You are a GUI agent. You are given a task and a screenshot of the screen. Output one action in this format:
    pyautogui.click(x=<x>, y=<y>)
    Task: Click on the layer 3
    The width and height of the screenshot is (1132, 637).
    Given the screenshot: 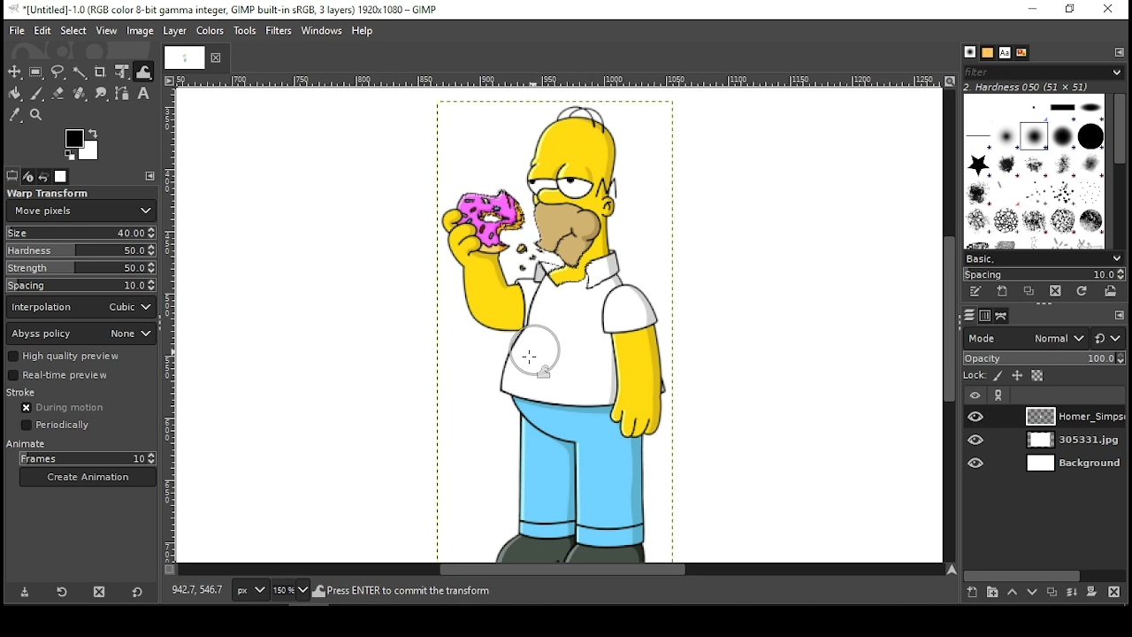 What is the action you would take?
    pyautogui.click(x=1075, y=464)
    